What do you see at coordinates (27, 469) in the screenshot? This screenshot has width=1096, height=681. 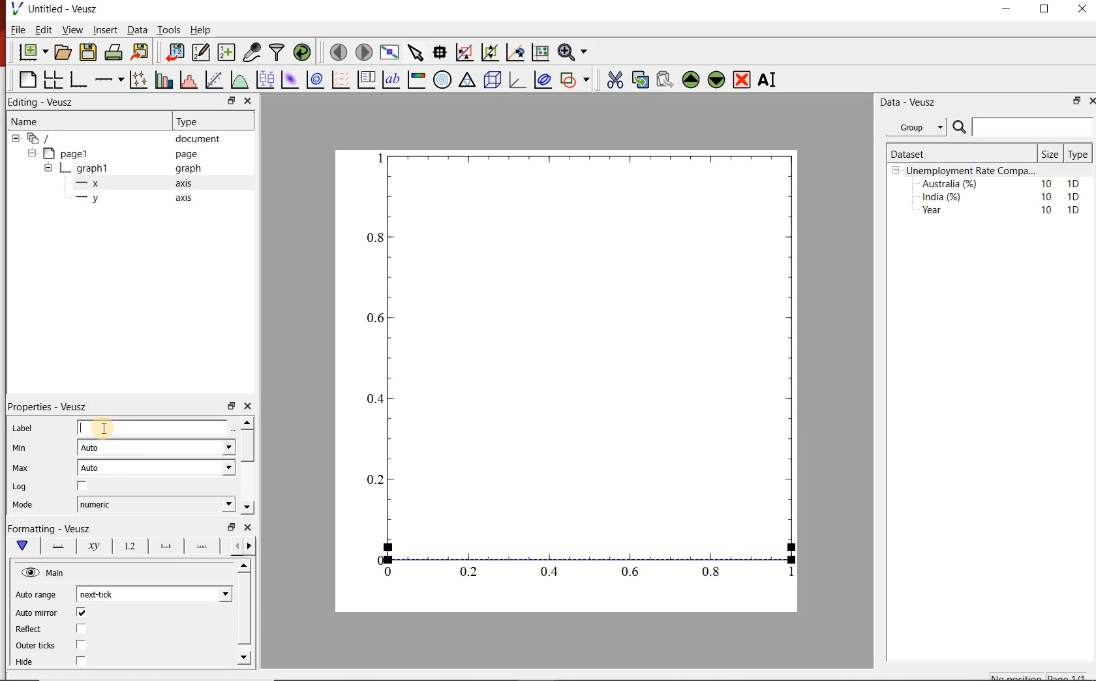 I see `Max` at bounding box center [27, 469].